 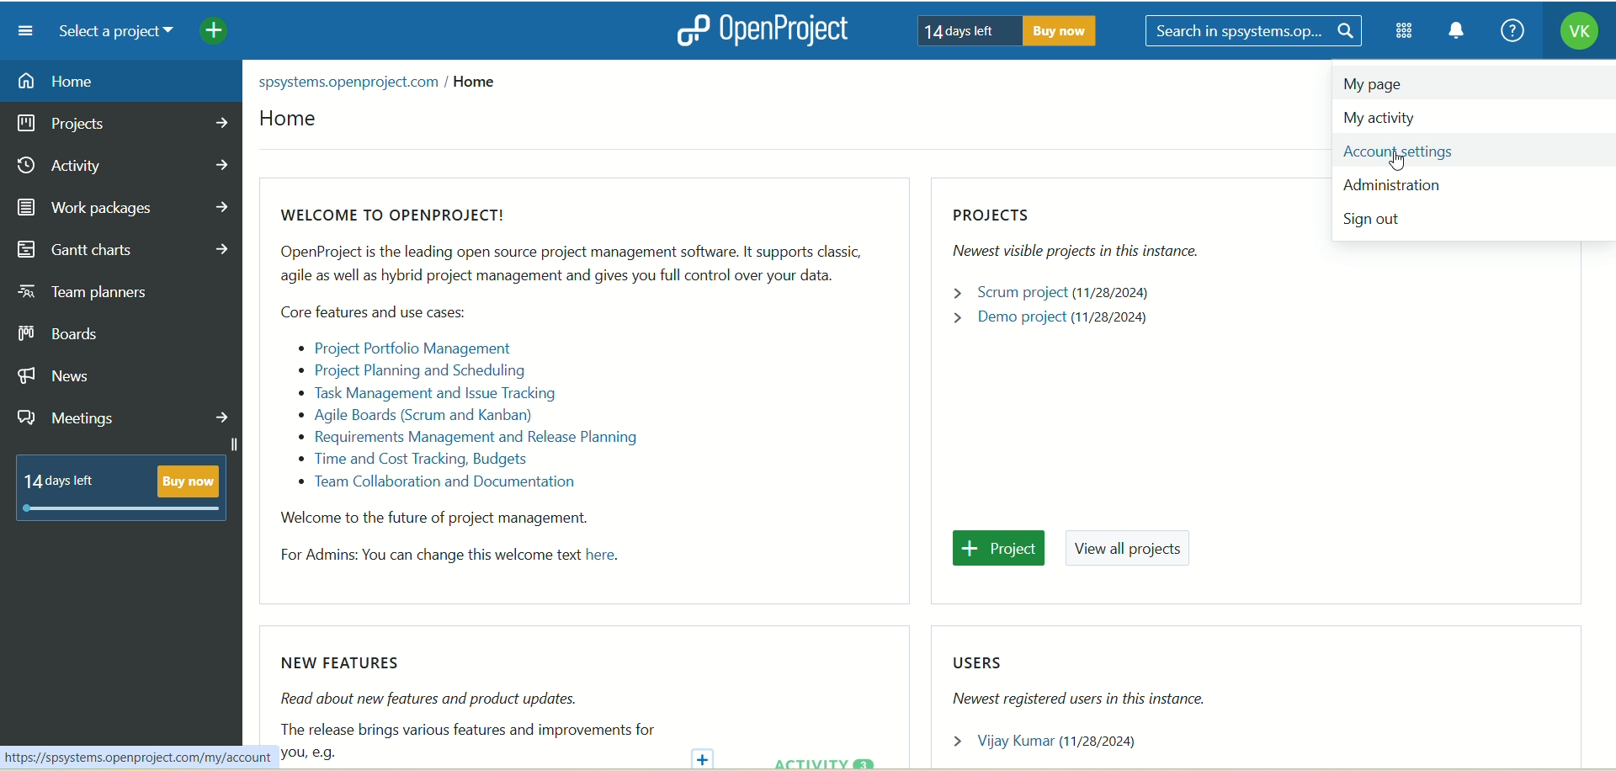 I want to click on home, so click(x=289, y=123).